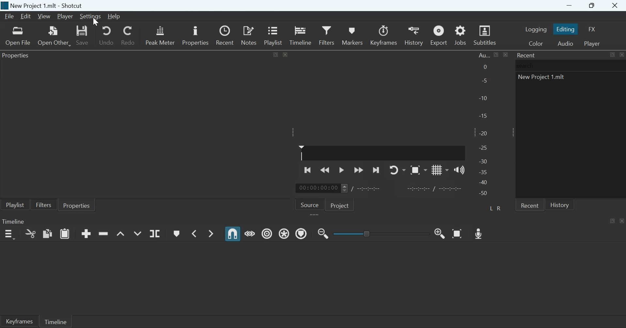 The width and height of the screenshot is (626, 328). Describe the element at coordinates (341, 170) in the screenshot. I see `Toggle play or pause` at that location.